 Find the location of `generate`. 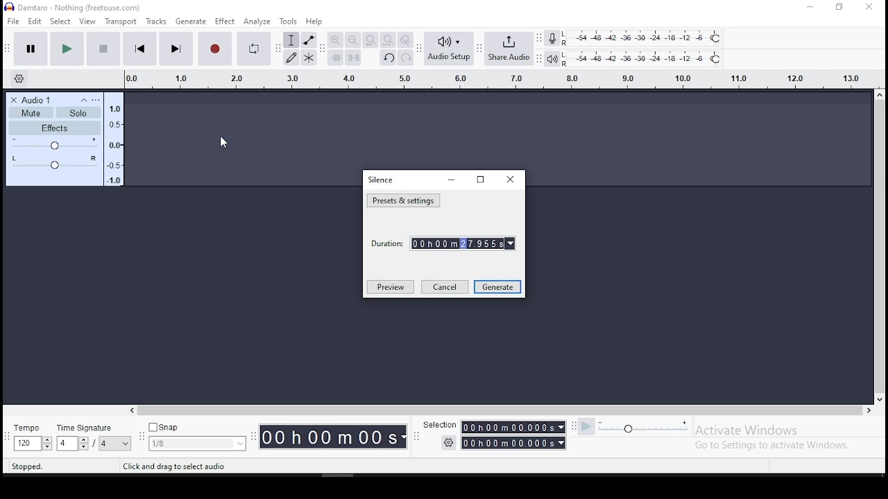

generate is located at coordinates (497, 287).